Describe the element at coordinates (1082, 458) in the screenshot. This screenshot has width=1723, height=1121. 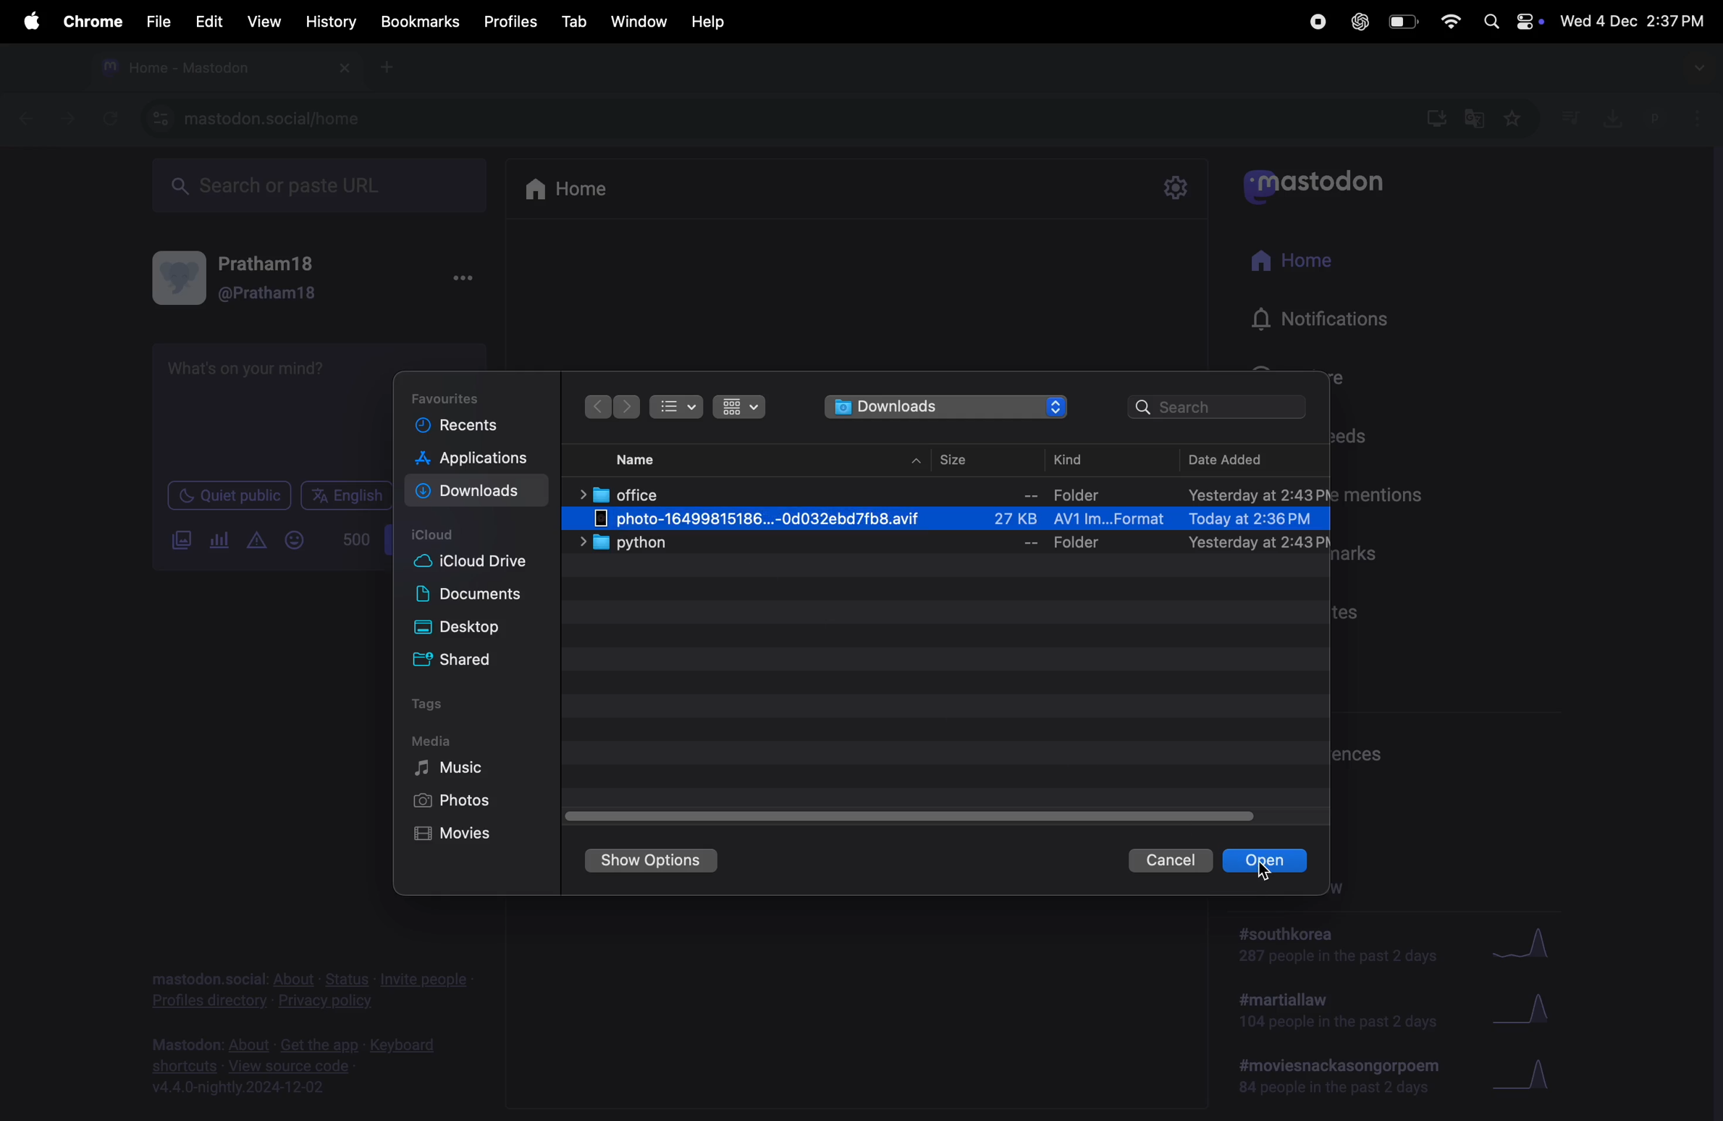
I see `kind` at that location.